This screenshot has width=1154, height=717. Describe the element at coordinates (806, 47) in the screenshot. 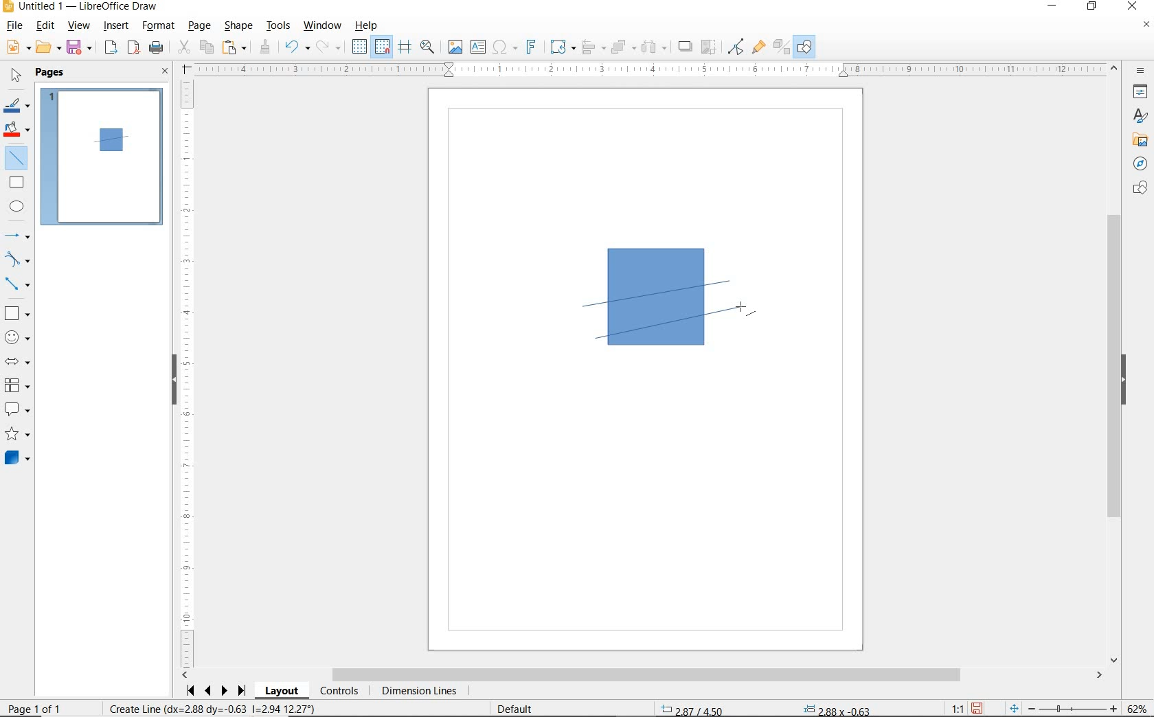

I see `SHOW DRAW FUNCTIONS` at that location.